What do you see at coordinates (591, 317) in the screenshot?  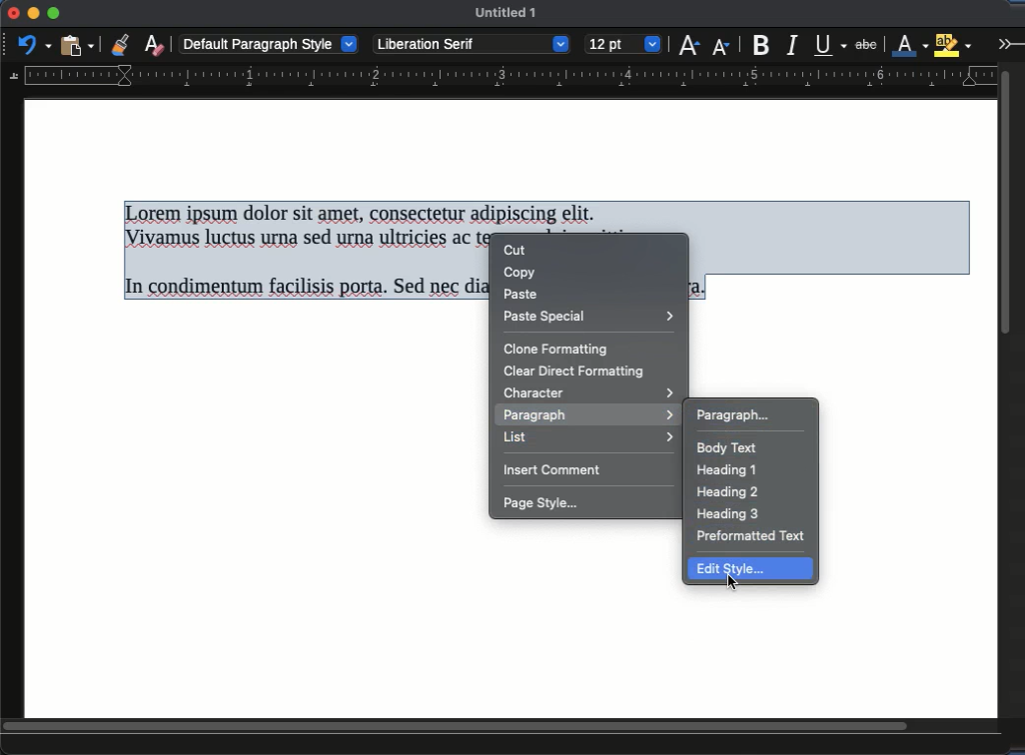 I see `paste special` at bounding box center [591, 317].